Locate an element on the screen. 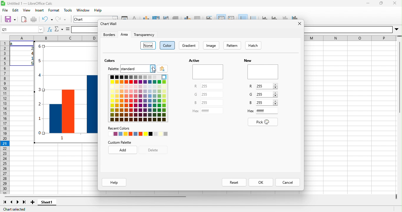  Input for R is located at coordinates (212, 86).